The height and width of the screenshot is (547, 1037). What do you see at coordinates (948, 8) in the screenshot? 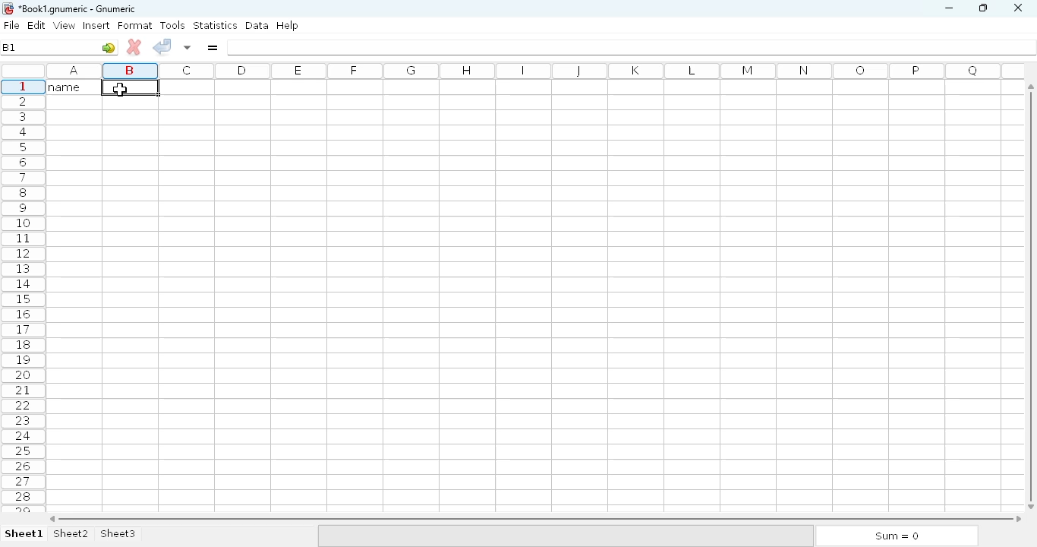
I see `minimize` at bounding box center [948, 8].